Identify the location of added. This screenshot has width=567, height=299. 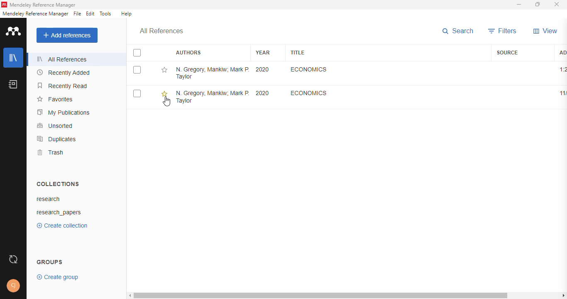
(563, 53).